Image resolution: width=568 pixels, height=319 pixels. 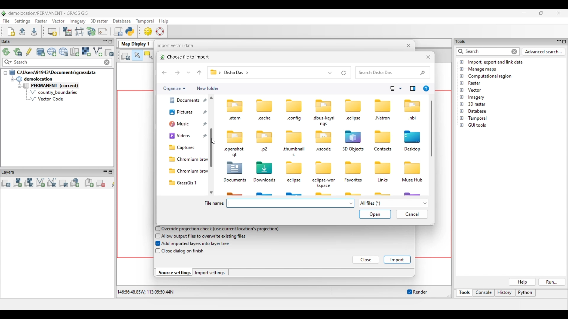 I want to click on Double click to collapse demolocation, so click(x=34, y=79).